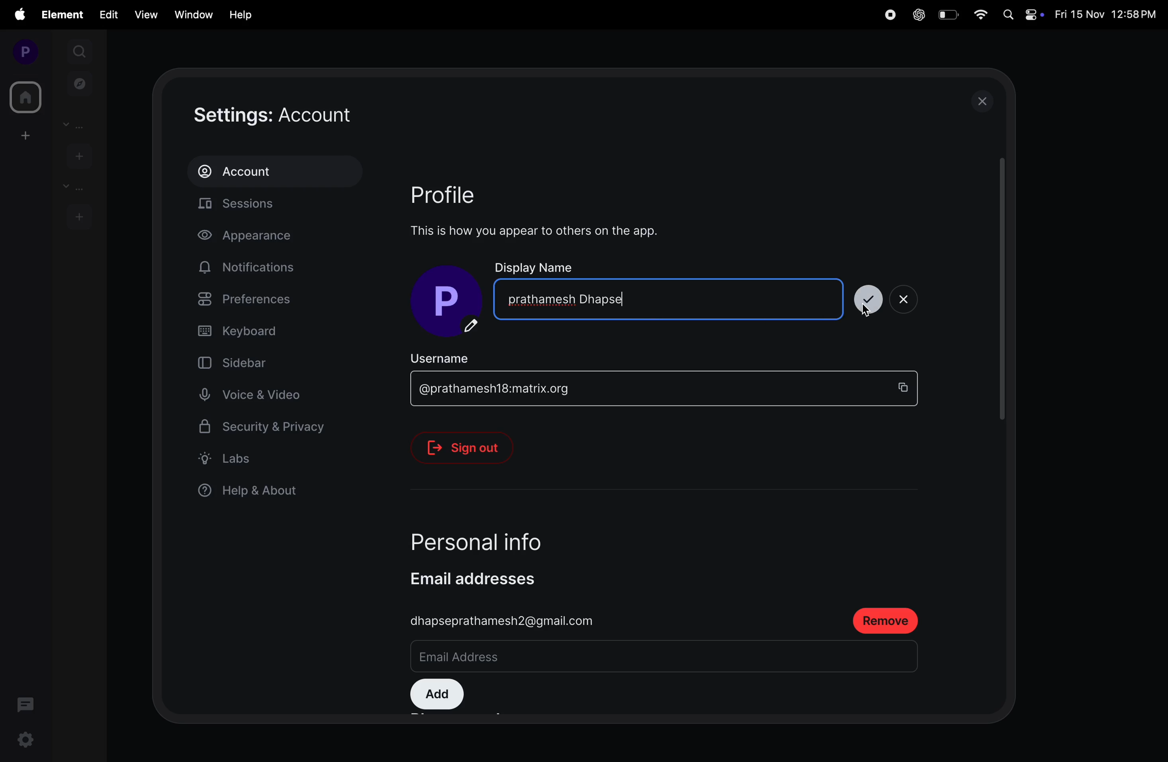 The height and width of the screenshot is (762, 1168). What do you see at coordinates (26, 703) in the screenshot?
I see `threads` at bounding box center [26, 703].